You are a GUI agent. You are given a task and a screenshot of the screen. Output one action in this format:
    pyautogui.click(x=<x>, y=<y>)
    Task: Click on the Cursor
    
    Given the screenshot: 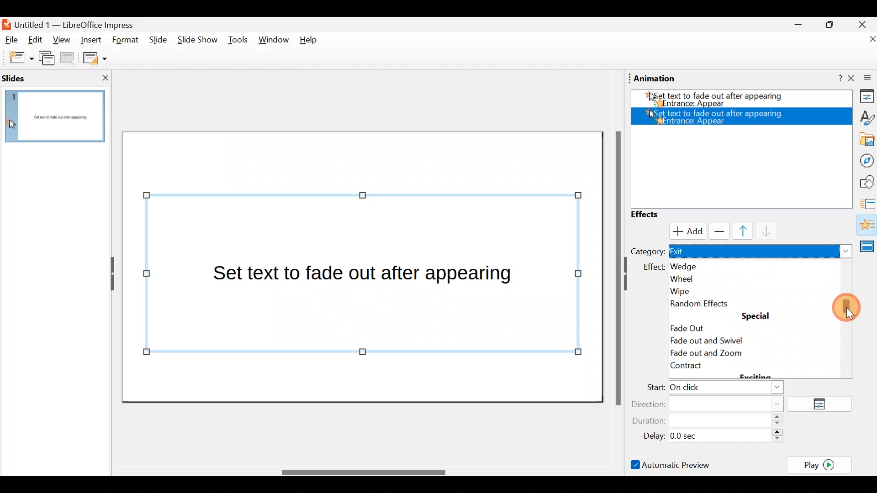 What is the action you would take?
    pyautogui.click(x=849, y=304)
    